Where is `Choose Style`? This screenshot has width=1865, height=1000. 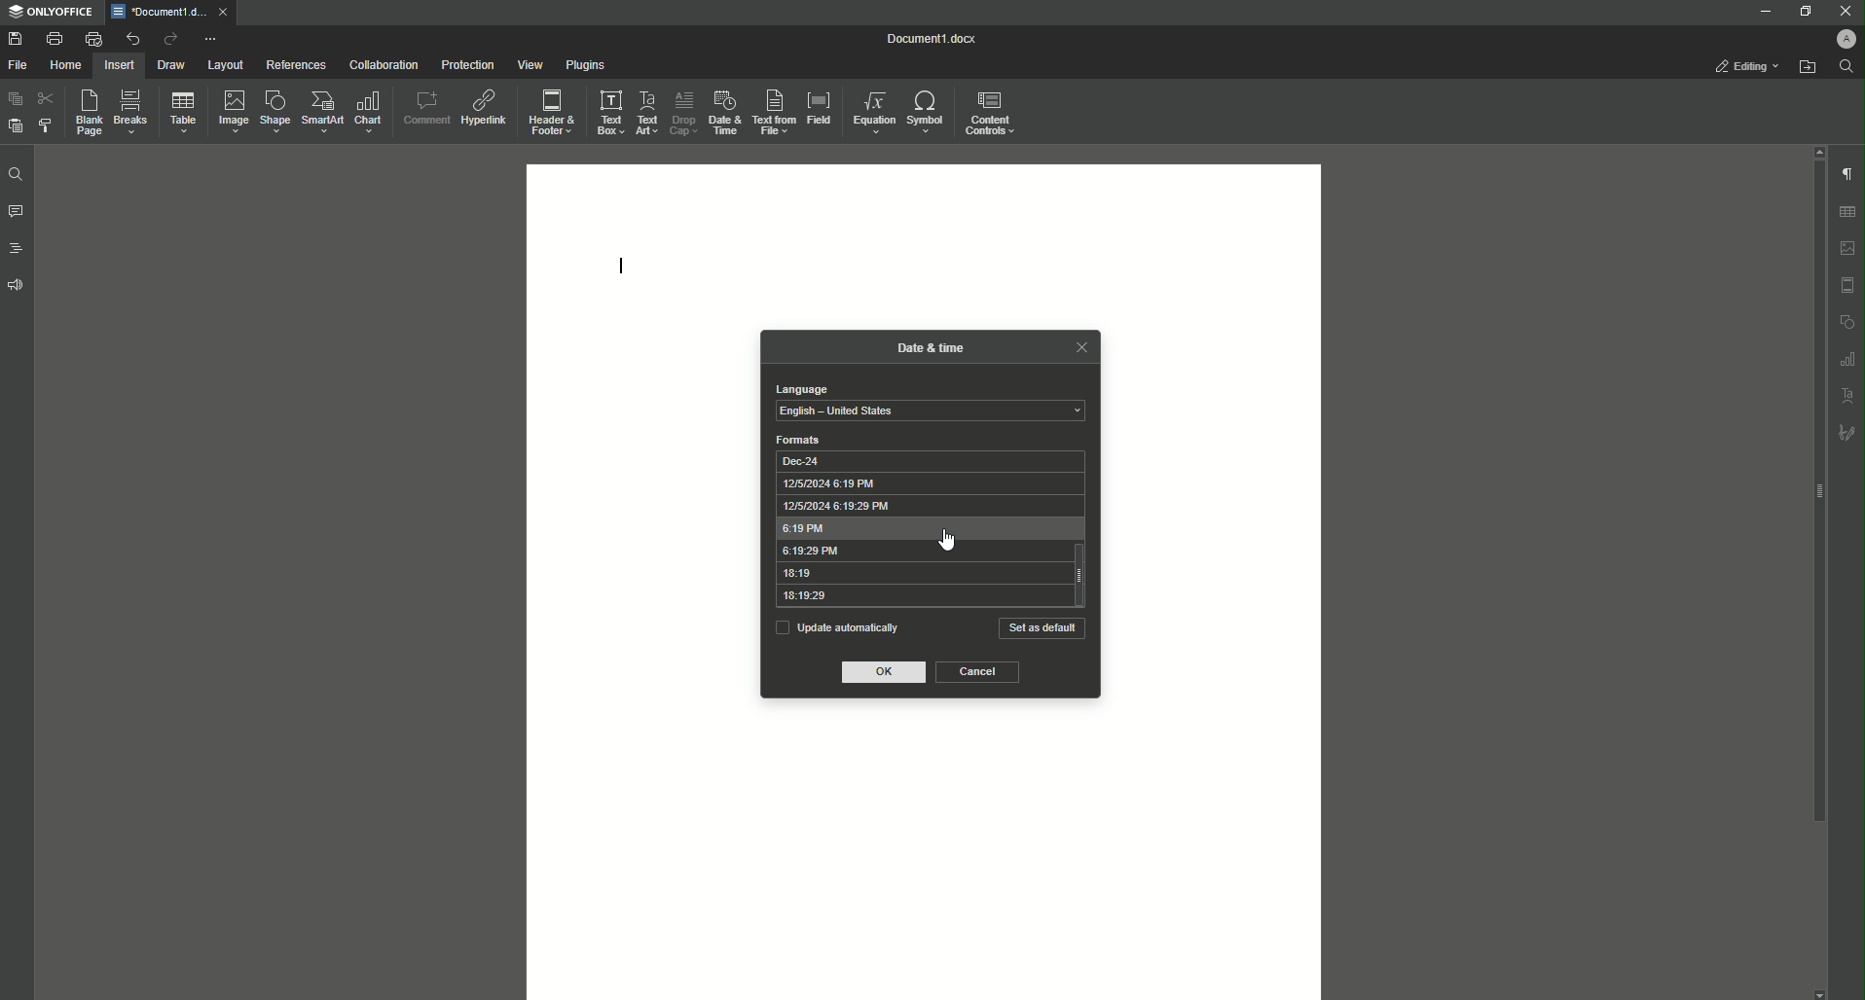 Choose Style is located at coordinates (46, 125).